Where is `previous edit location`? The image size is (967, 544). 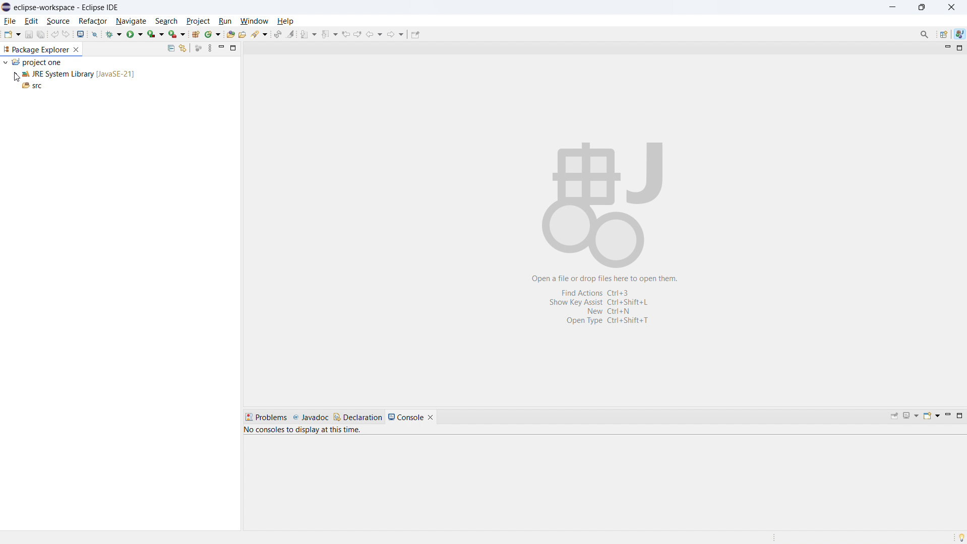
previous edit location is located at coordinates (345, 34).